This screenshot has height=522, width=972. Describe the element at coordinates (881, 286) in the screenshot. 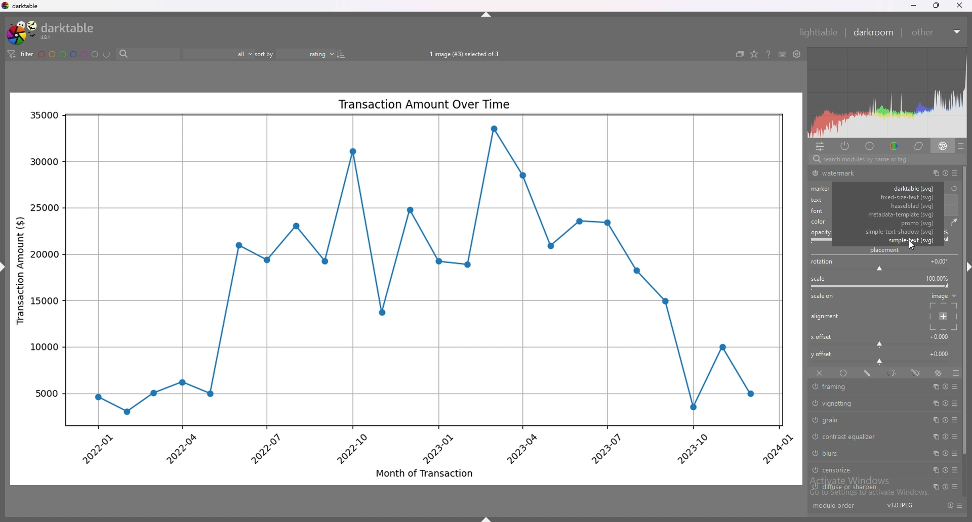

I see `scale bar` at that location.